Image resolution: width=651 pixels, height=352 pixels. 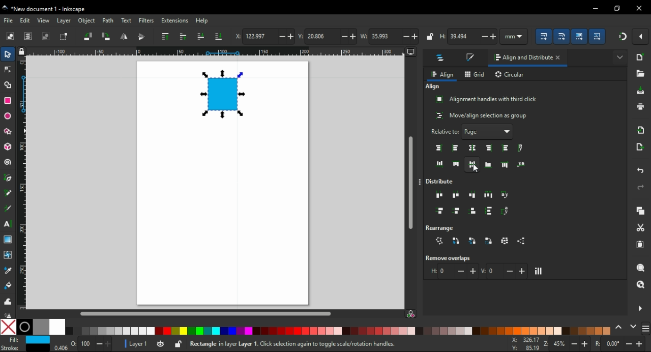 What do you see at coordinates (184, 37) in the screenshot?
I see `raise` at bounding box center [184, 37].